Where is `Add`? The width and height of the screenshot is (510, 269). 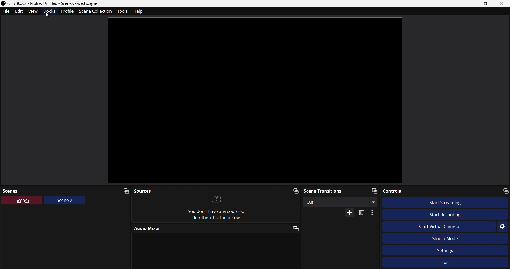 Add is located at coordinates (347, 213).